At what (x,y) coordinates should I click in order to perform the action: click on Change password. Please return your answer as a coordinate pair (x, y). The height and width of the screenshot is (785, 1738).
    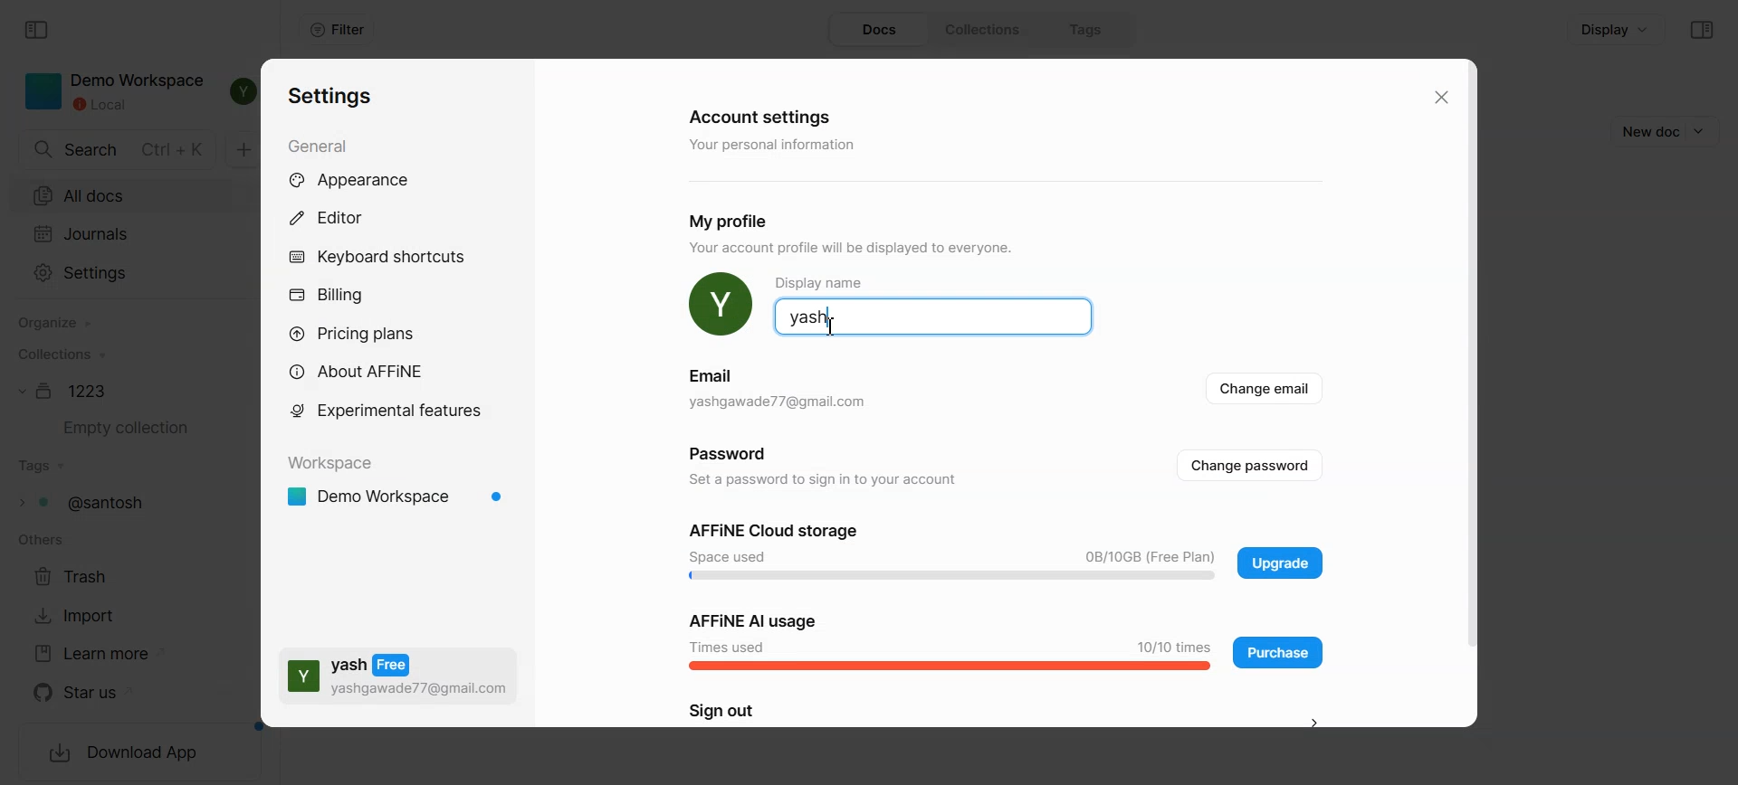
    Looking at the image, I should click on (1253, 465).